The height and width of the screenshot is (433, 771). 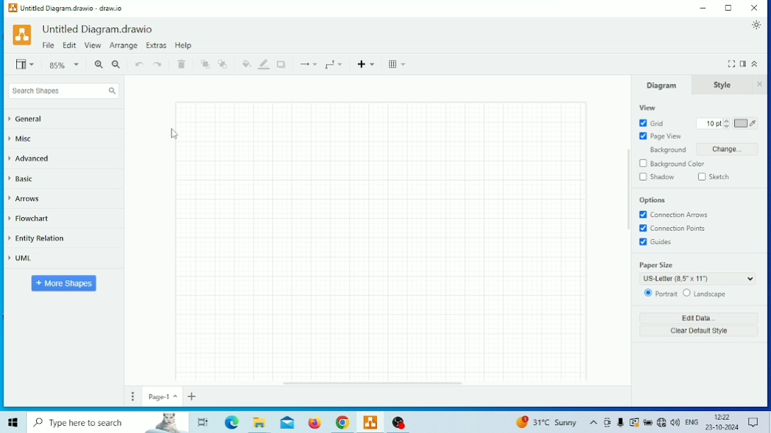 I want to click on Grid color, so click(x=746, y=123).